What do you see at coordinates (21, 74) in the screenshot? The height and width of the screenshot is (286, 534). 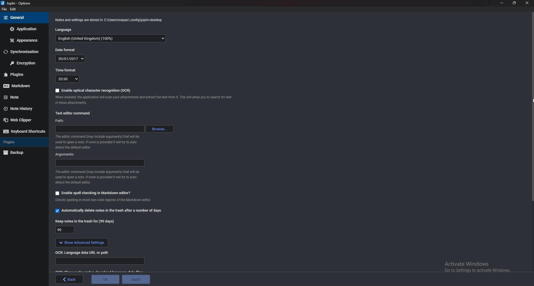 I see `Plugins` at bounding box center [21, 74].